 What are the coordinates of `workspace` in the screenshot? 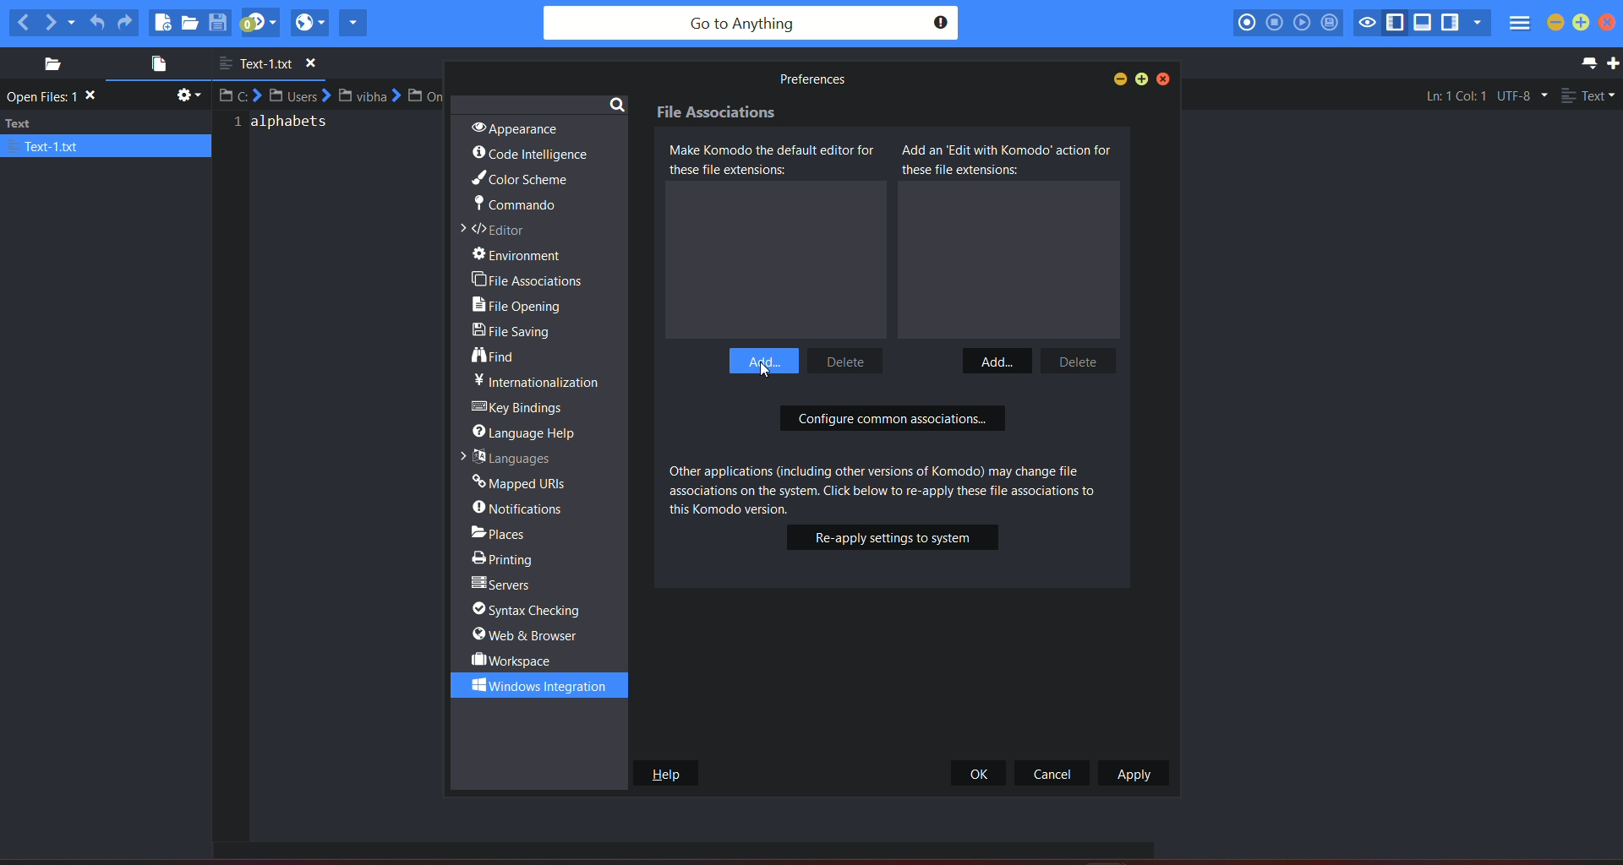 It's located at (514, 660).